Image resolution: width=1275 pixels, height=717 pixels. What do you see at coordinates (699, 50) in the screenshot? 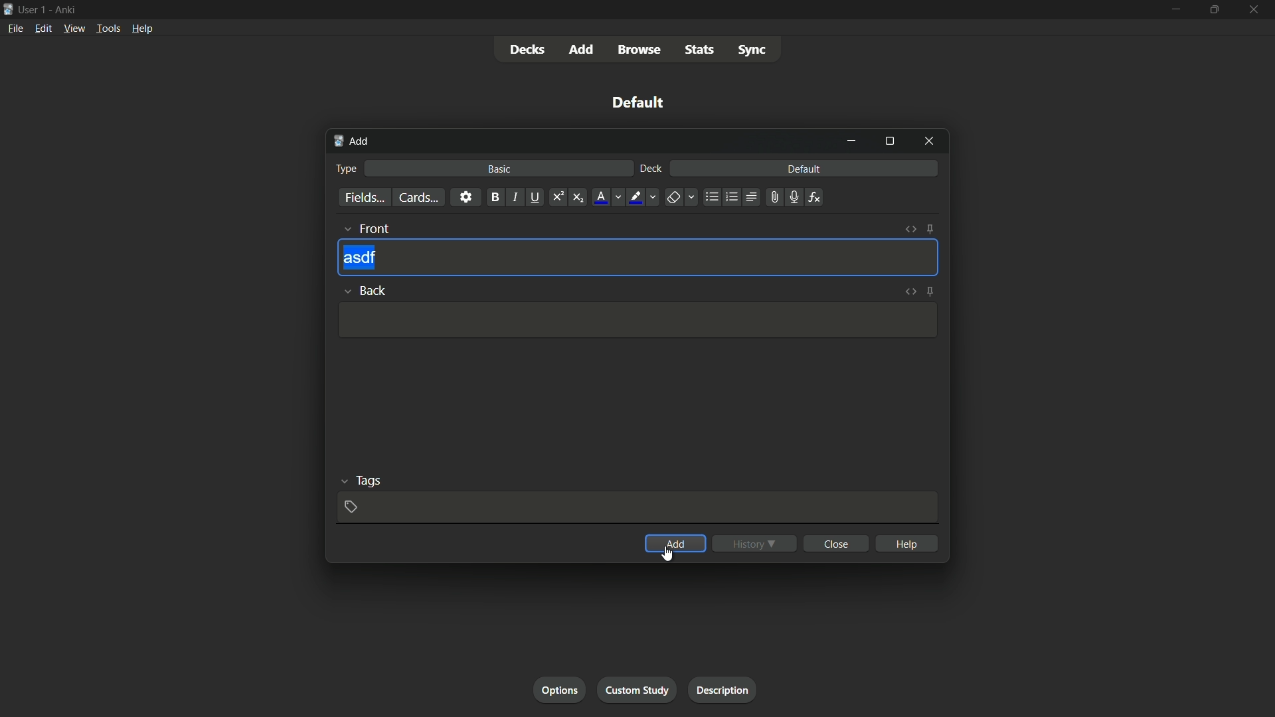
I see `stats` at bounding box center [699, 50].